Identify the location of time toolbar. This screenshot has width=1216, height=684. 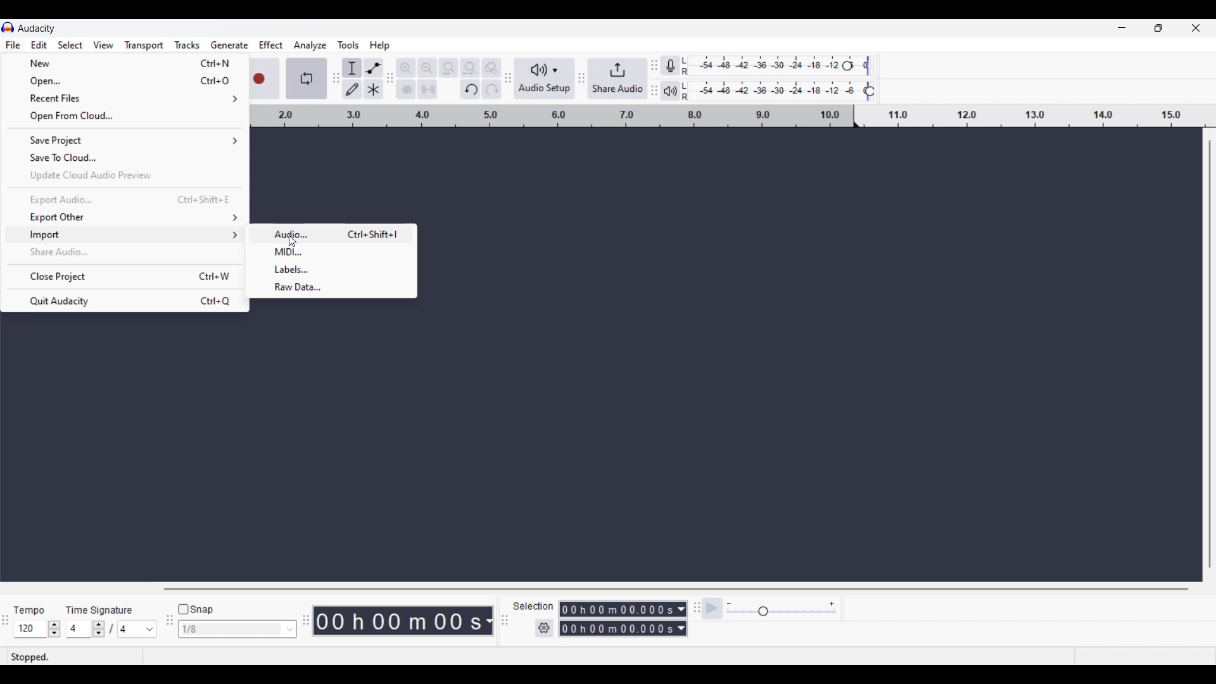
(307, 624).